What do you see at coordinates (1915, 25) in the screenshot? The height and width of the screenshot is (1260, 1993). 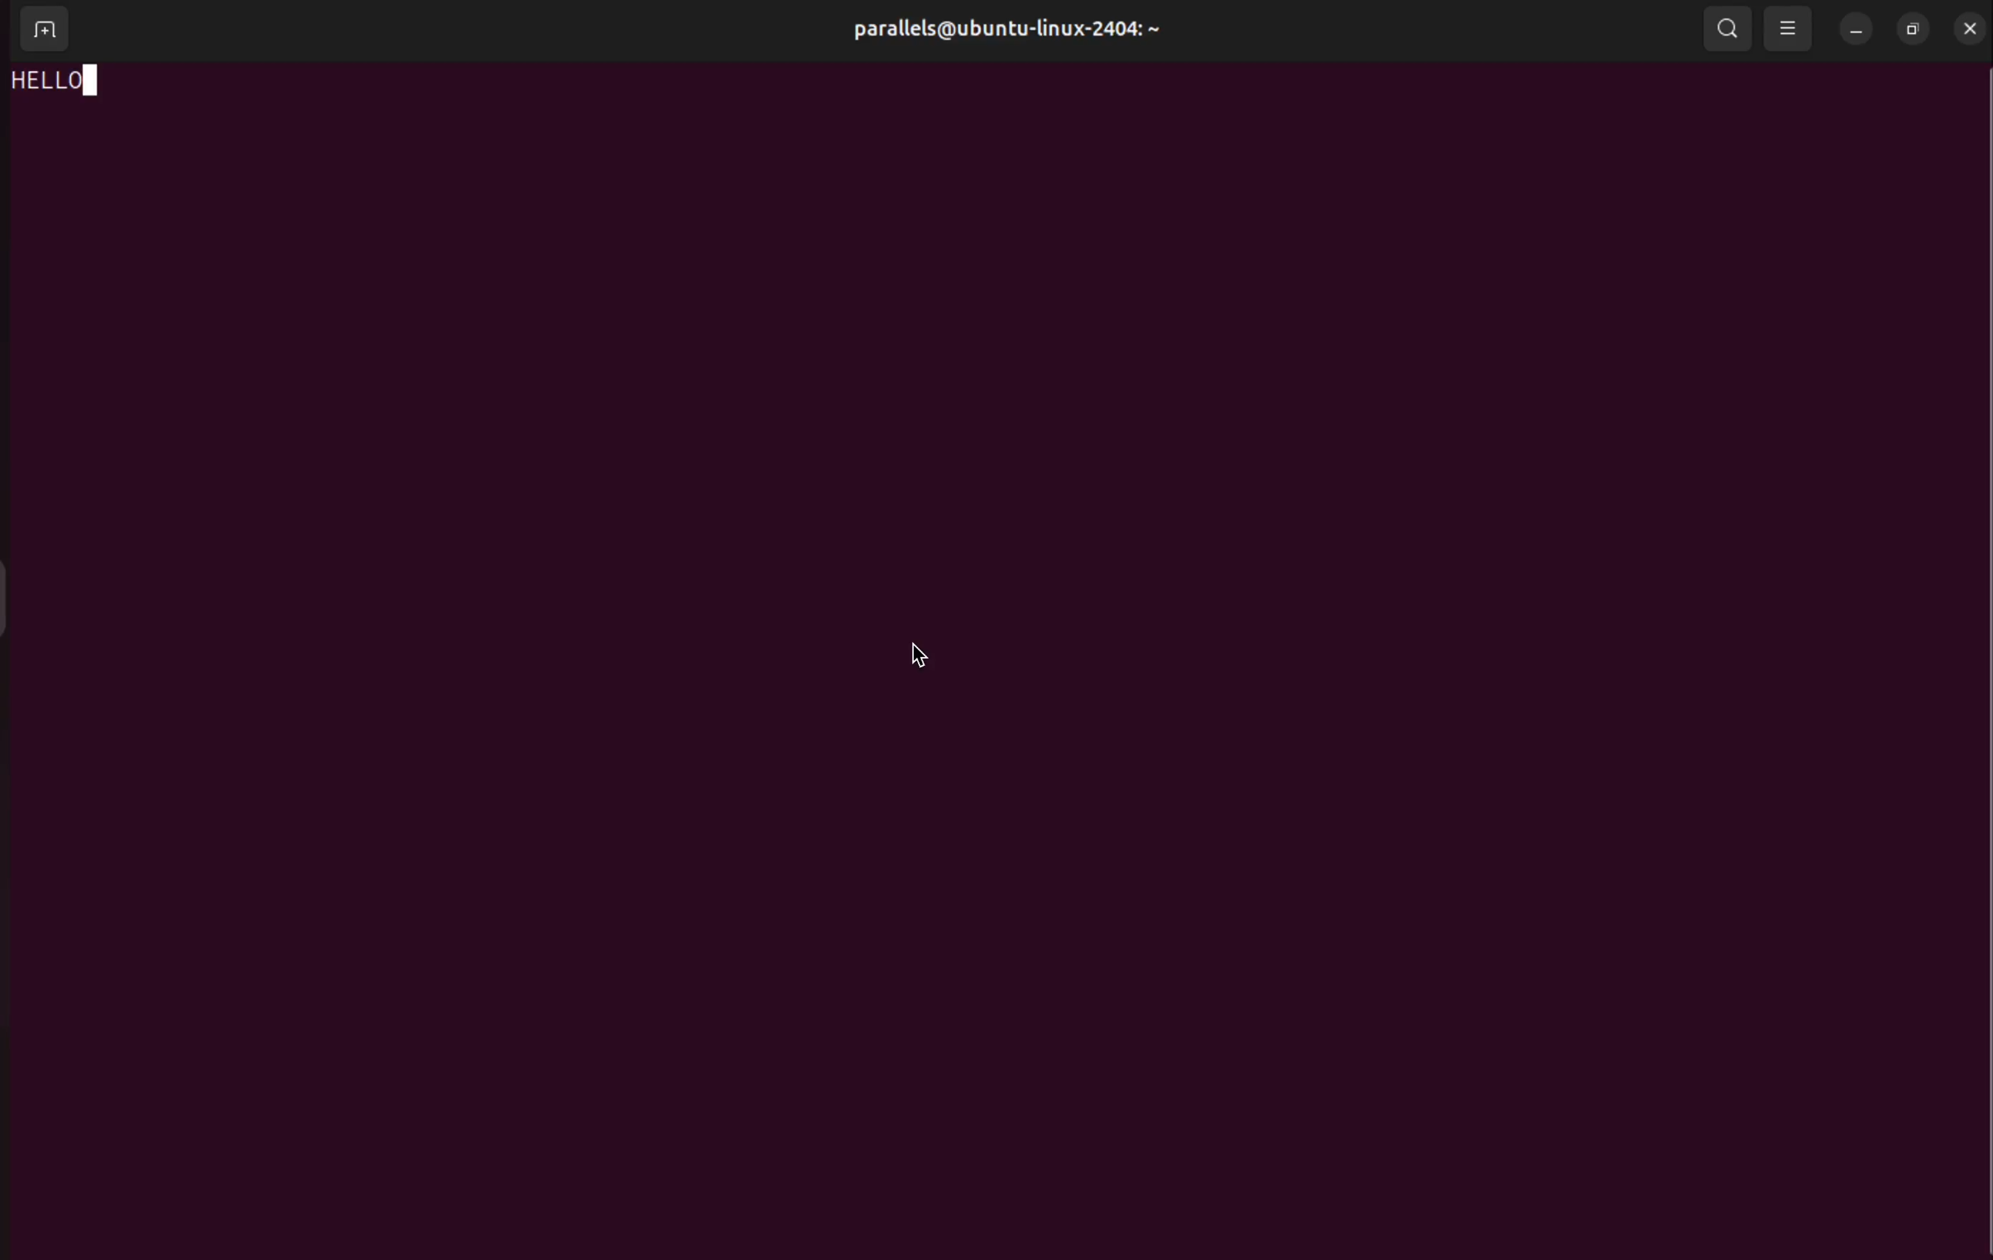 I see `resize` at bounding box center [1915, 25].